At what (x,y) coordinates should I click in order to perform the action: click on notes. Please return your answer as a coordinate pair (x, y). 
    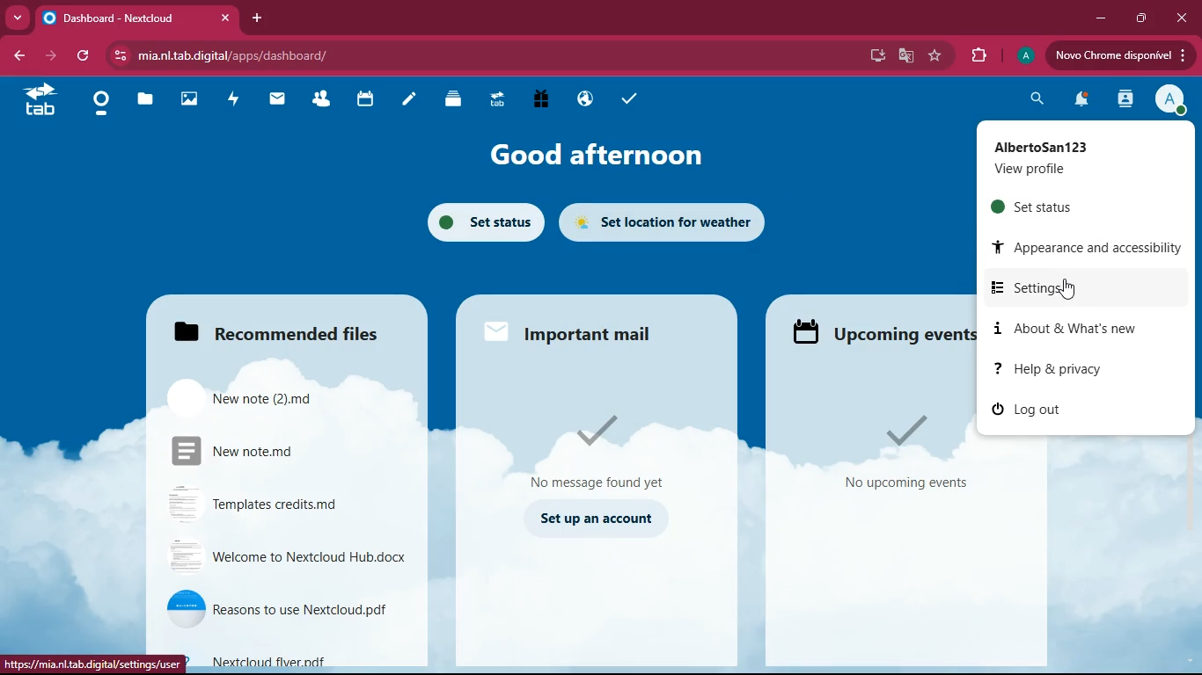
    Looking at the image, I should click on (403, 101).